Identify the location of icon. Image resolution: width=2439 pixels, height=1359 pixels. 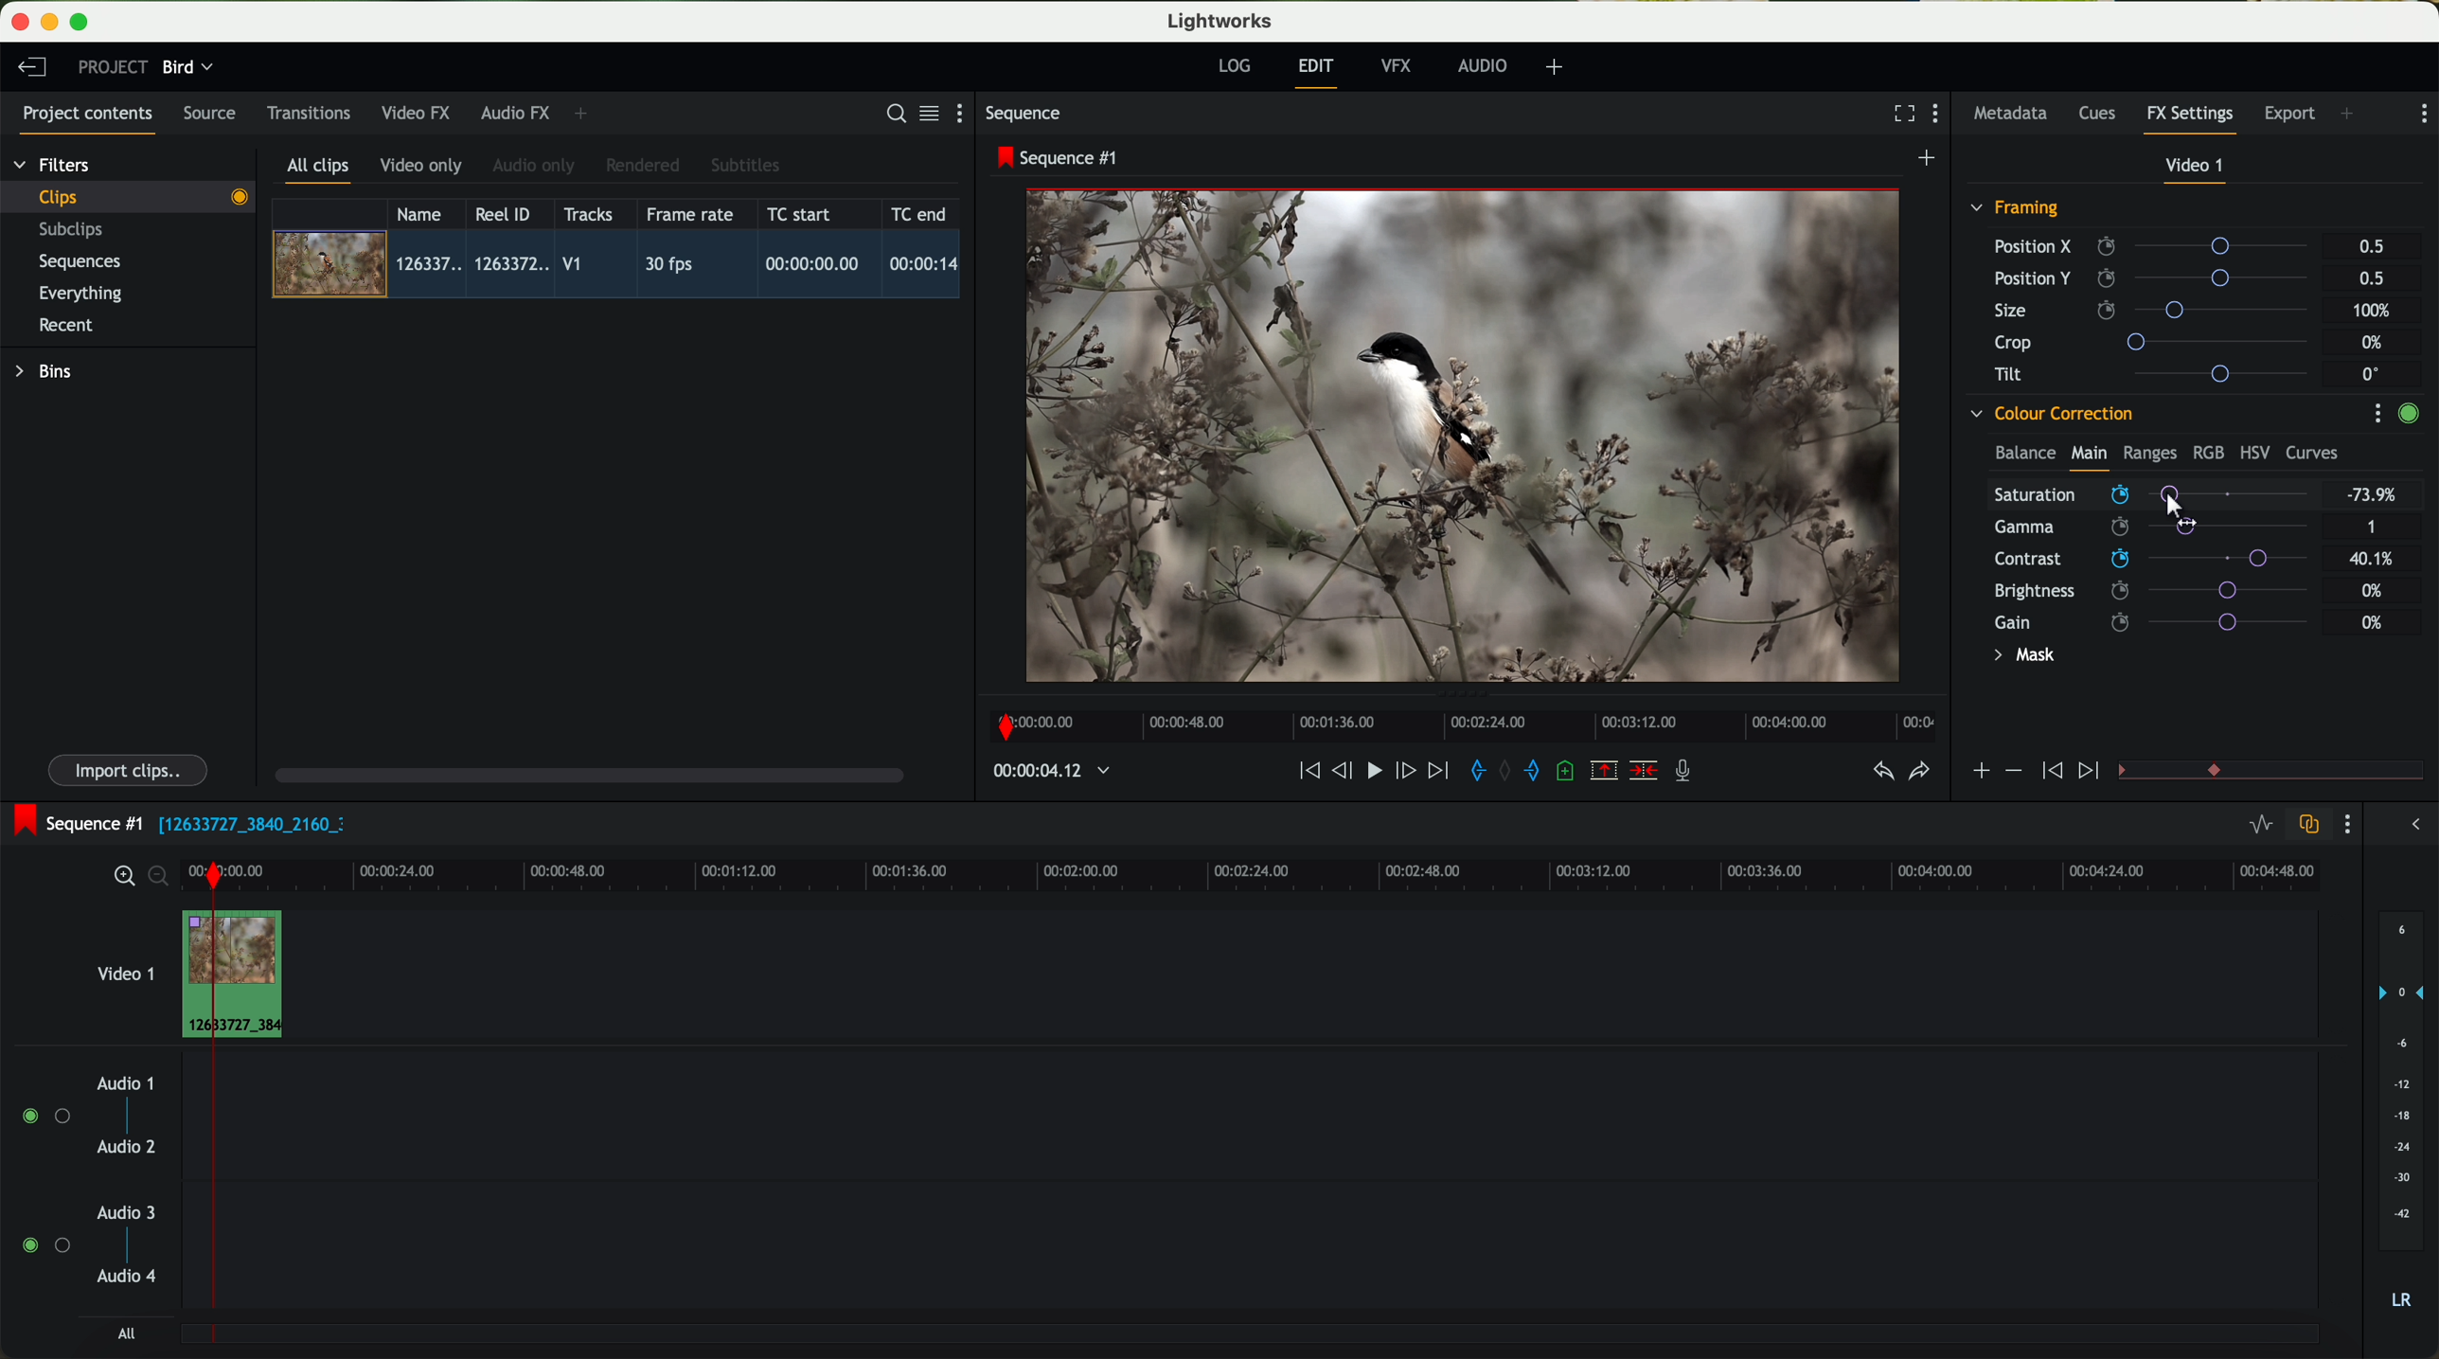
(2012, 771).